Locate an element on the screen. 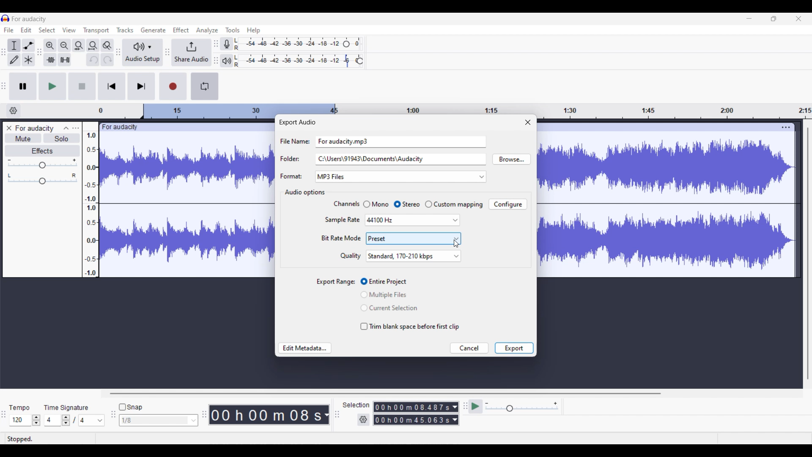 This screenshot has height=457, width=812. Trim audio outside selection is located at coordinates (50, 60).